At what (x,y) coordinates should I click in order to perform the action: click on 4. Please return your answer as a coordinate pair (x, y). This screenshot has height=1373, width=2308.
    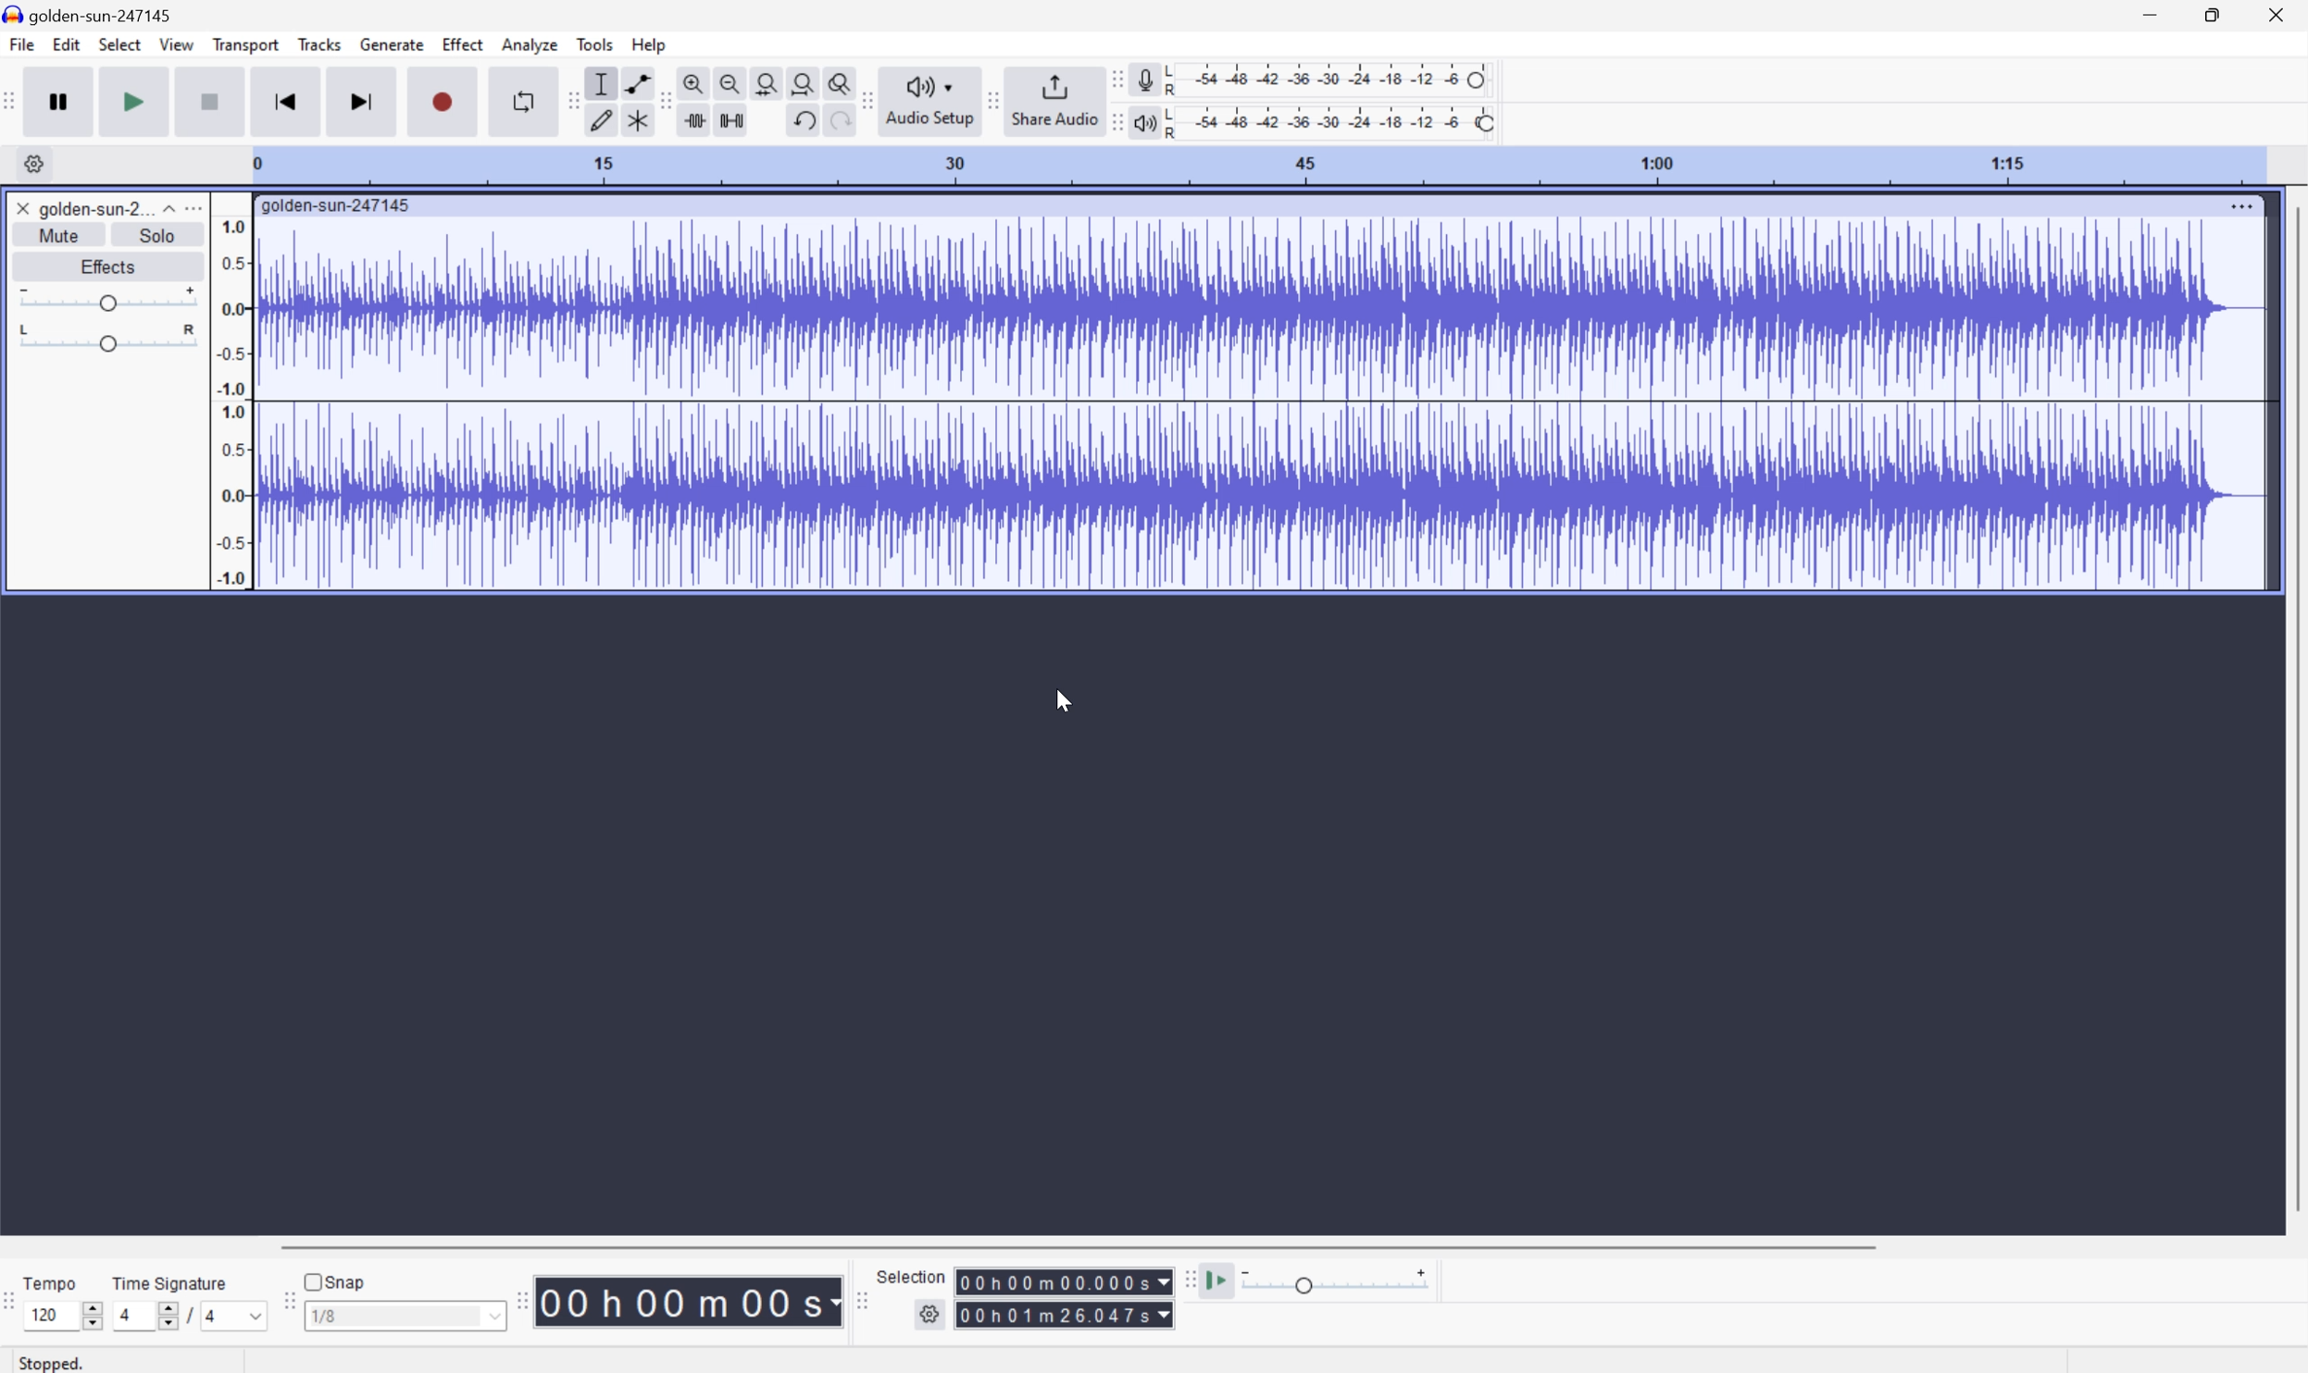
    Looking at the image, I should click on (237, 1317).